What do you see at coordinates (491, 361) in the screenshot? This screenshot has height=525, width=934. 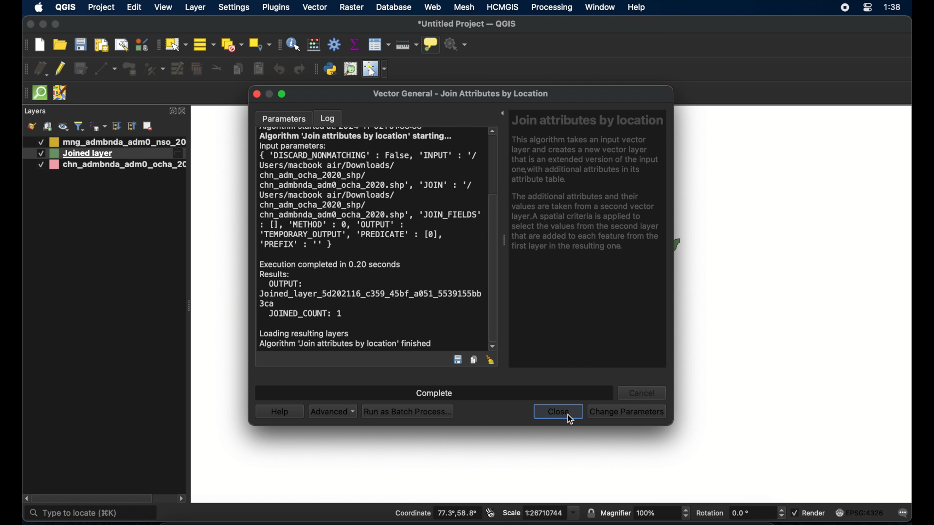 I see `clear log entry` at bounding box center [491, 361].